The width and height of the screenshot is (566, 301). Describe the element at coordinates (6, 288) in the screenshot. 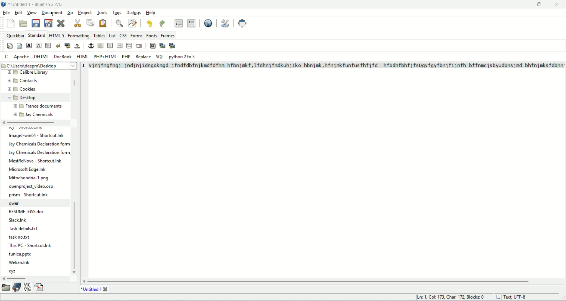

I see `browse file` at that location.